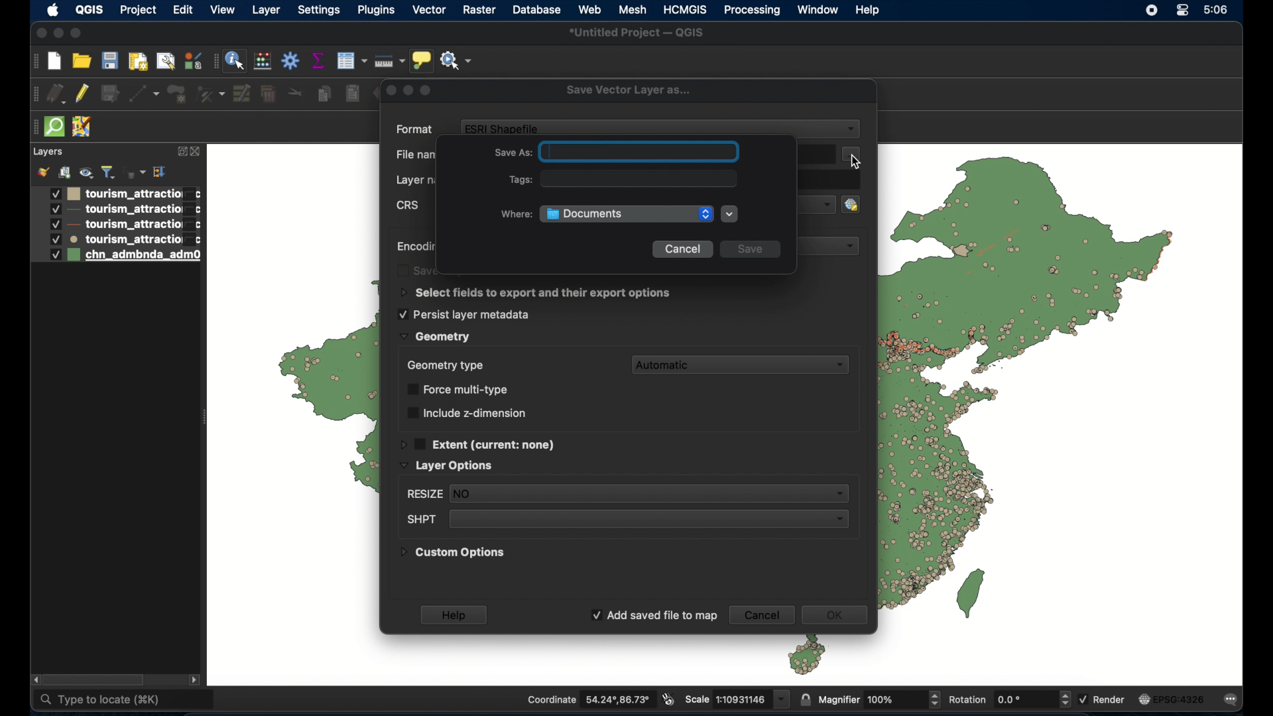  What do you see at coordinates (263, 60) in the screenshot?
I see `open field calculator` at bounding box center [263, 60].